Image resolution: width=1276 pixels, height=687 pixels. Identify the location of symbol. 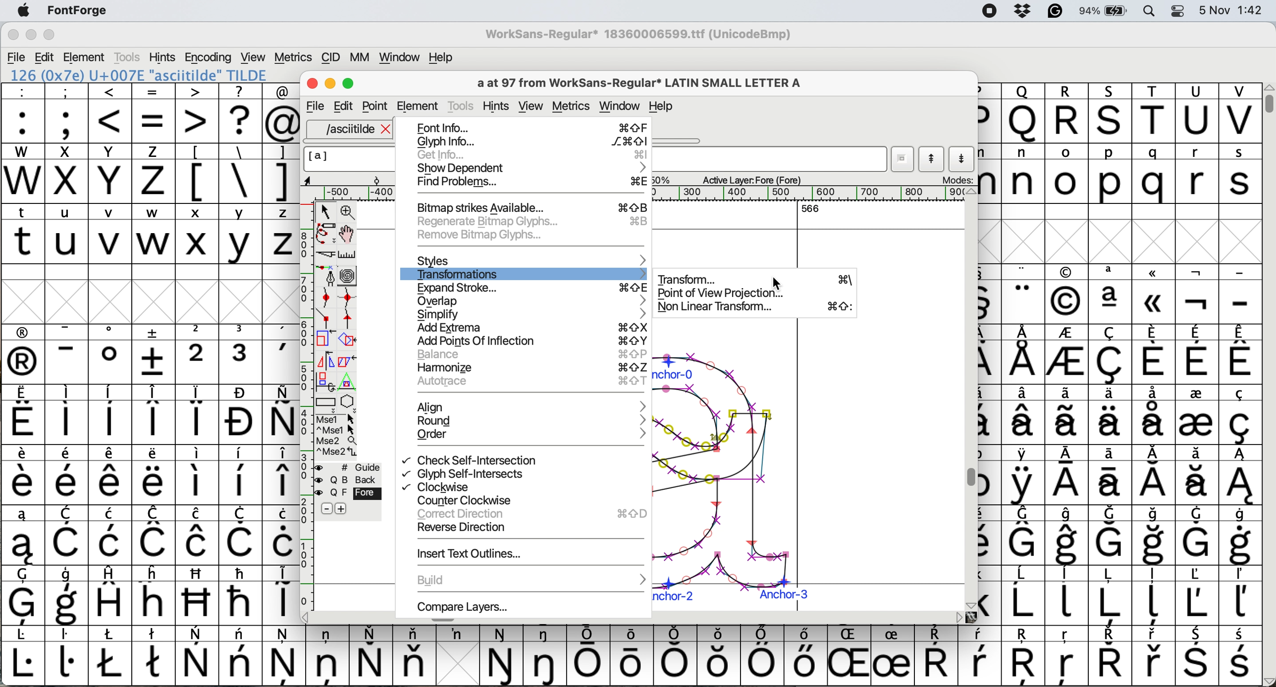
(1155, 476).